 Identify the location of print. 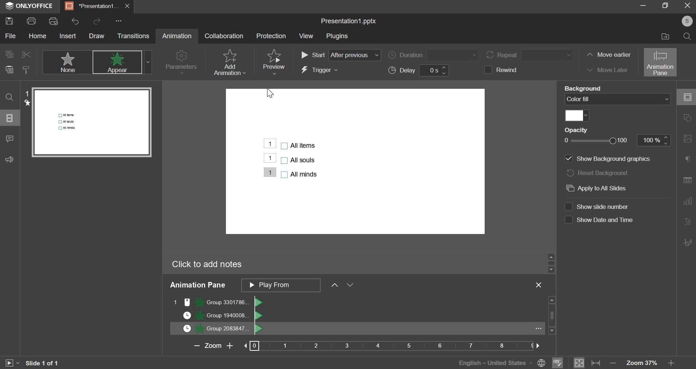
(31, 20).